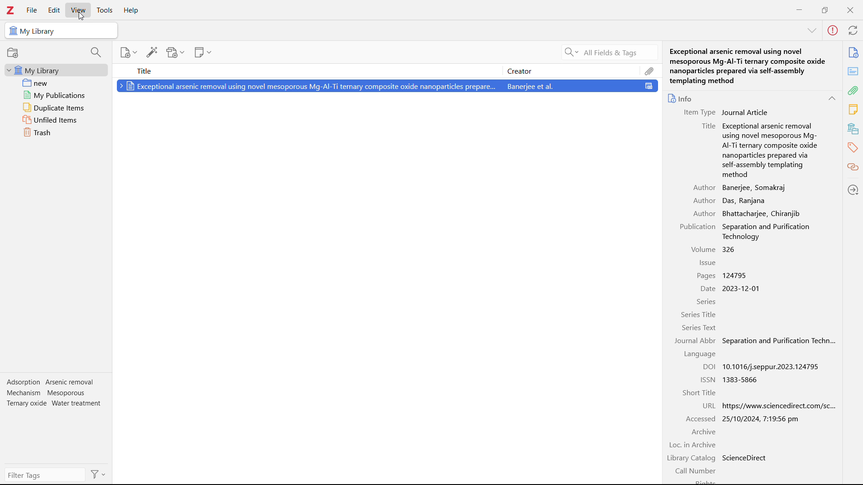  What do you see at coordinates (706, 301) in the screenshot?
I see `Series` at bounding box center [706, 301].